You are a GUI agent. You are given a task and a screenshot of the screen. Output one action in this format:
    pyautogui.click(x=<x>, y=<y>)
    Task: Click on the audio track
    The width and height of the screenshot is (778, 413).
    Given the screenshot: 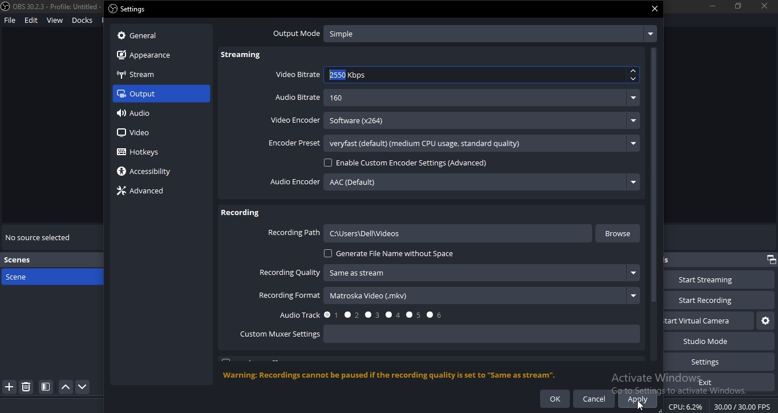 What is the action you would take?
    pyautogui.click(x=365, y=315)
    